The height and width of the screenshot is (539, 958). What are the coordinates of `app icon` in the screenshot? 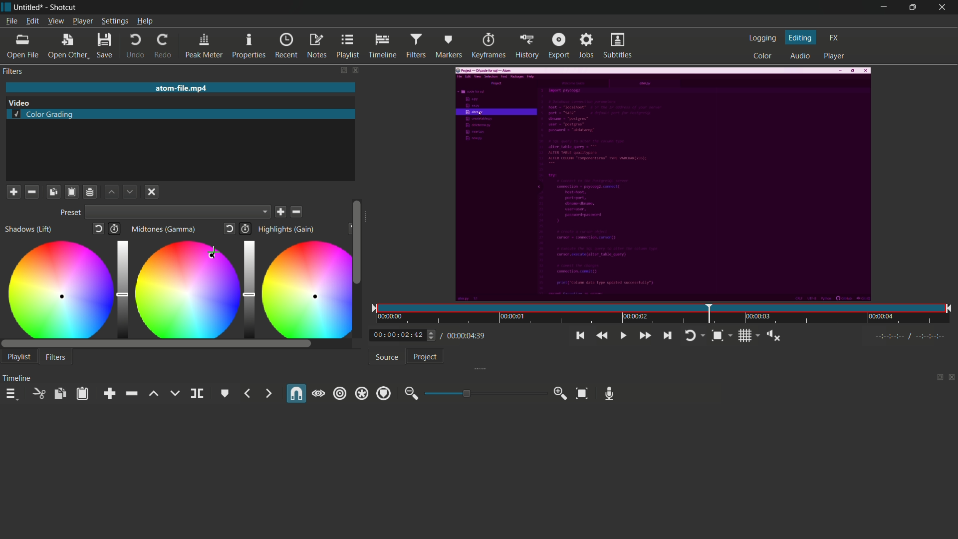 It's located at (6, 7).